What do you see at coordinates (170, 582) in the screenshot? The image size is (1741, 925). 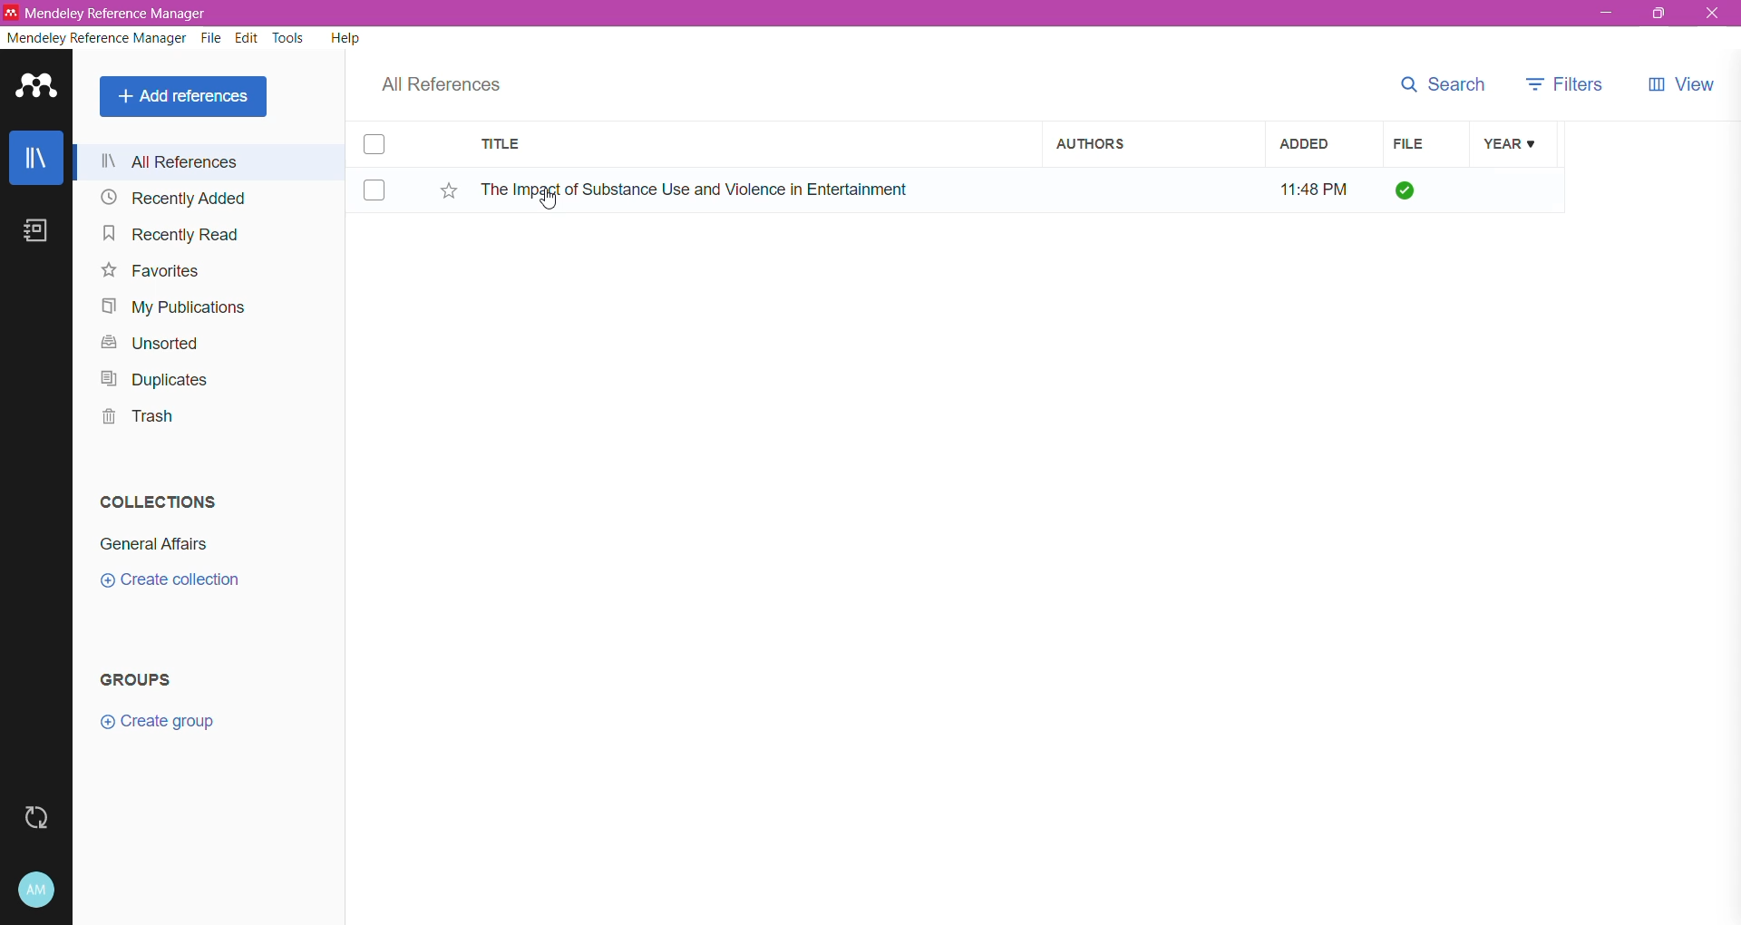 I see `Click to Create Collection` at bounding box center [170, 582].